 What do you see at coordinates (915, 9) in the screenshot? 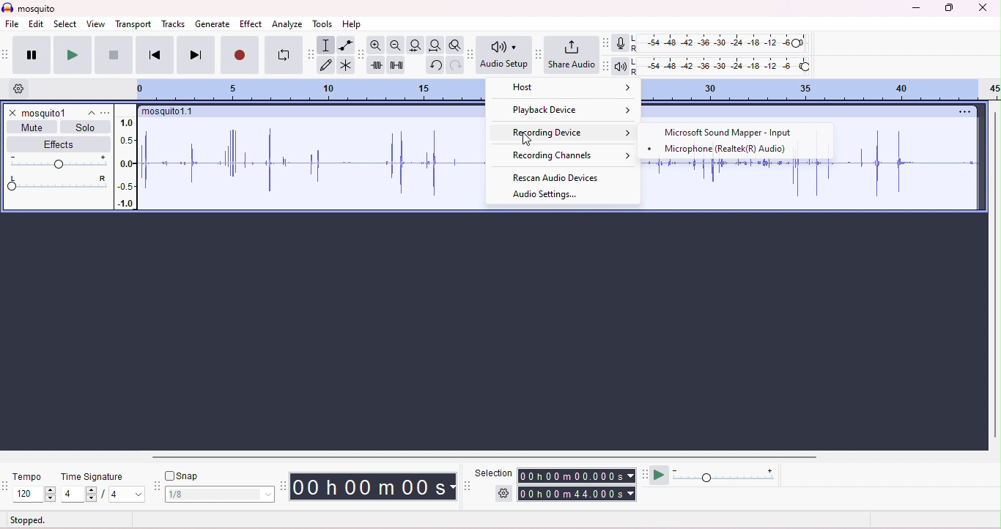
I see `minimize` at bounding box center [915, 9].